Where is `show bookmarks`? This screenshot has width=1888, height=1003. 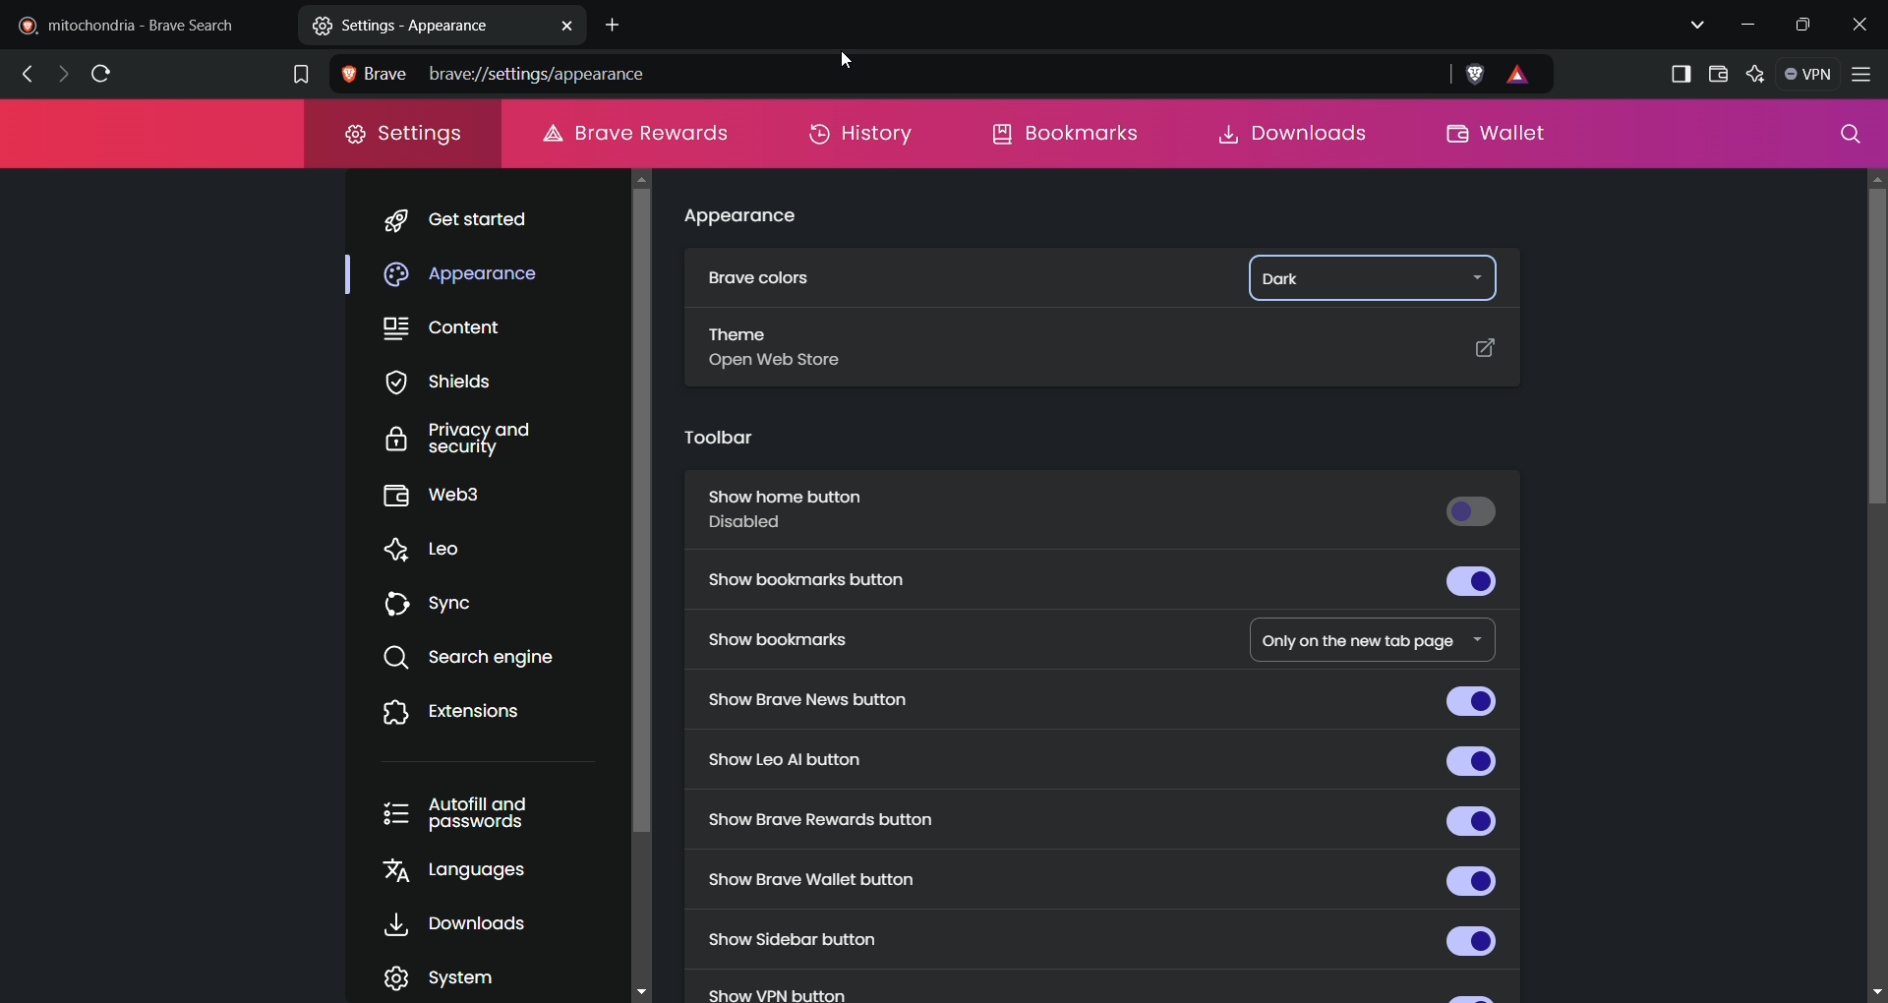
show bookmarks is located at coordinates (796, 643).